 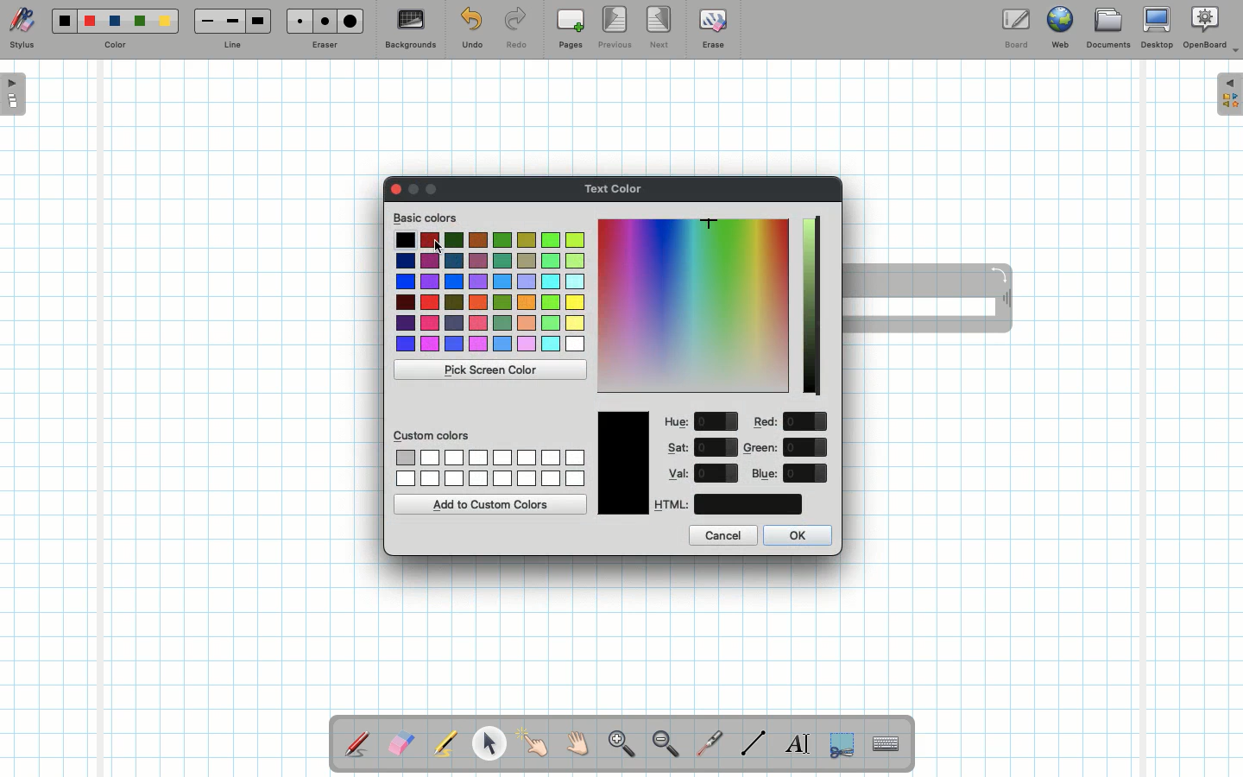 What do you see at coordinates (324, 47) in the screenshot?
I see `Eraser` at bounding box center [324, 47].